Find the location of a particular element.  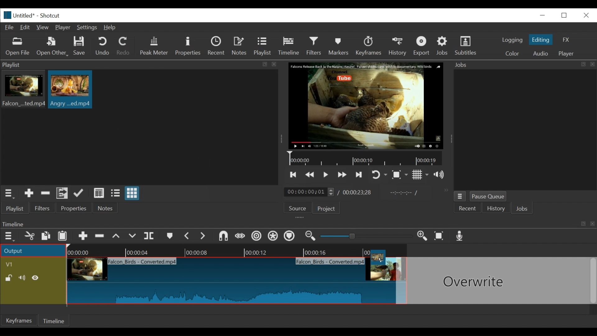

clip is located at coordinates (230, 282).